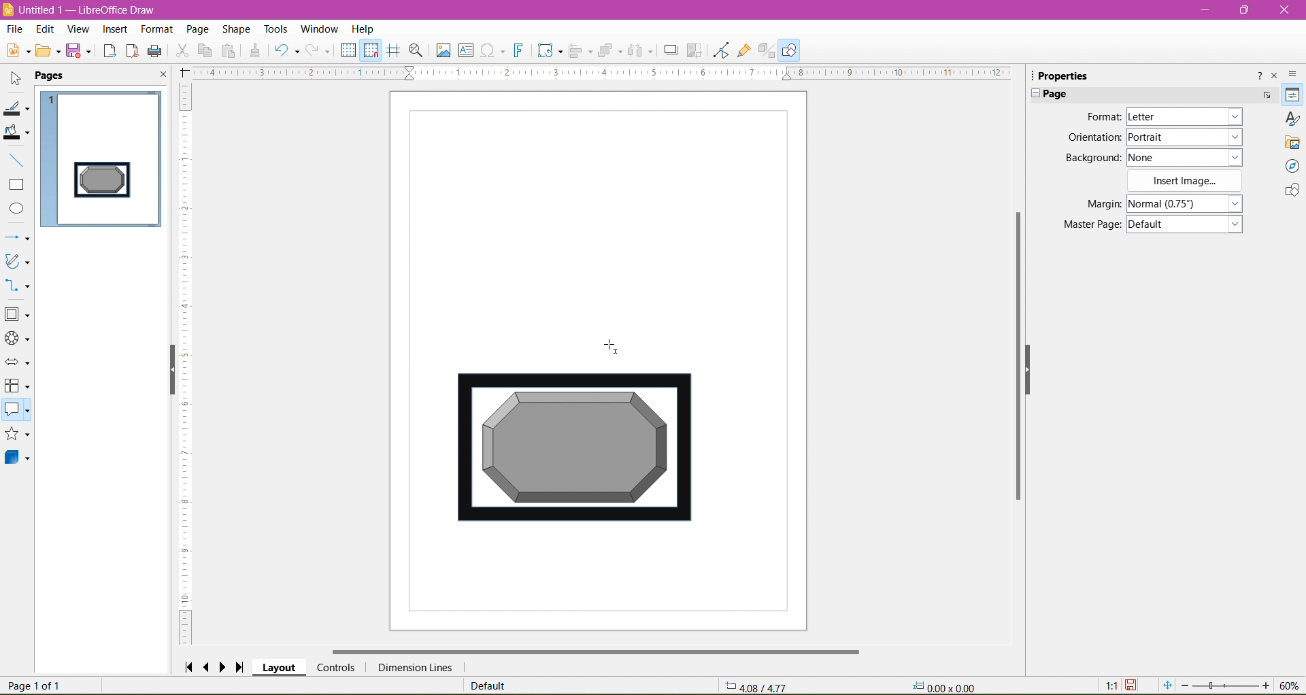  I want to click on Page, so click(196, 28).